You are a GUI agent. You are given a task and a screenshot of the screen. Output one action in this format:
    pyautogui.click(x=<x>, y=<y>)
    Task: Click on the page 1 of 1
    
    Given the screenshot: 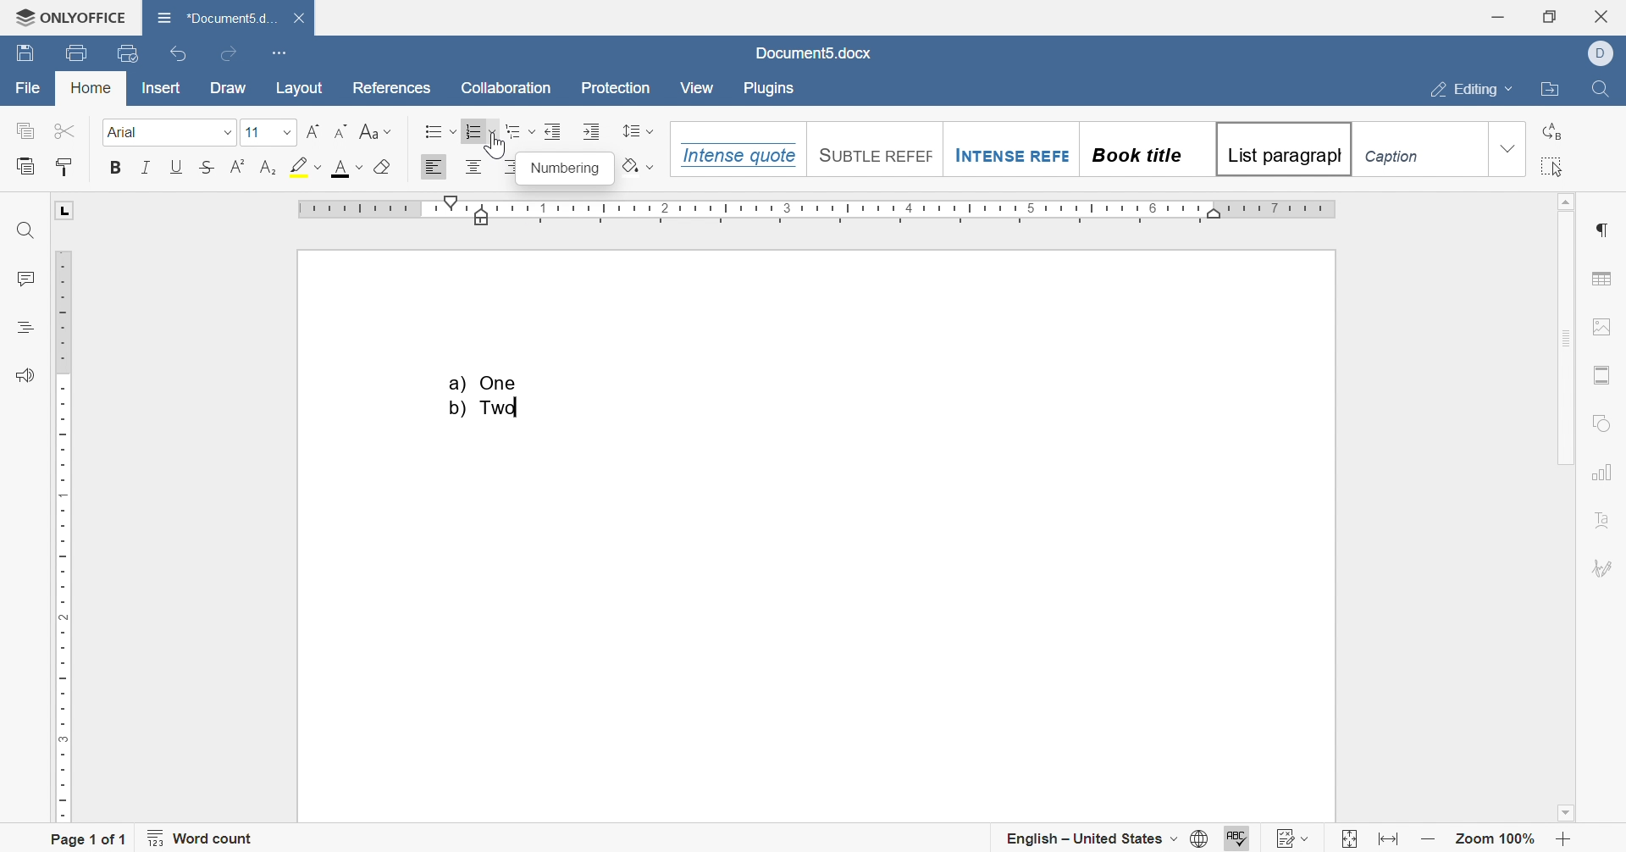 What is the action you would take?
    pyautogui.click(x=90, y=839)
    